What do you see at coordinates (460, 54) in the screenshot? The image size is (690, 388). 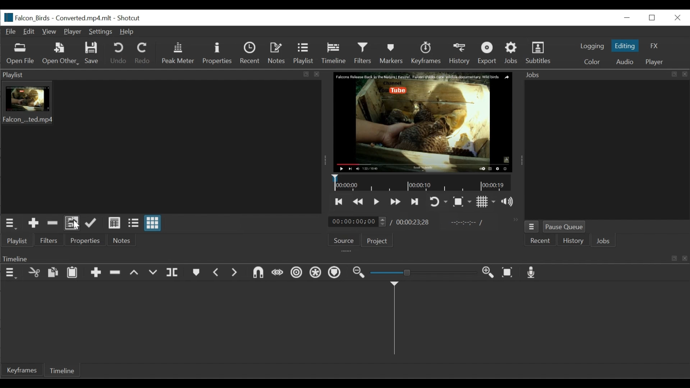 I see `History` at bounding box center [460, 54].